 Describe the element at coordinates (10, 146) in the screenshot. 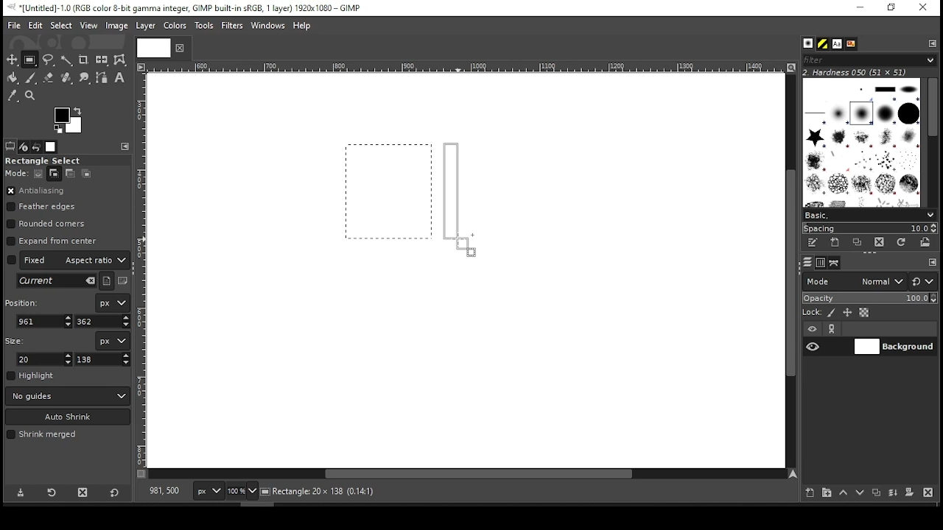

I see `tool options` at that location.